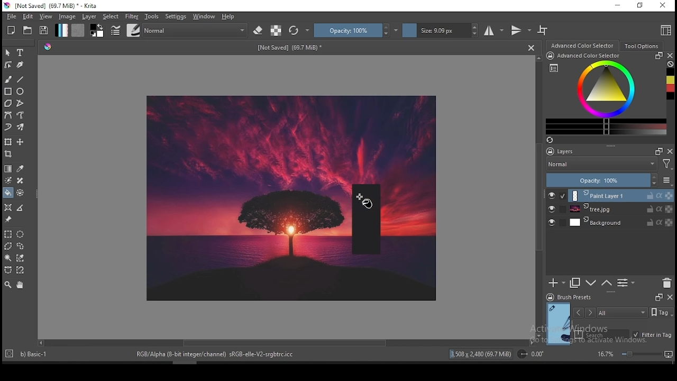 The width and height of the screenshot is (677, 381). I want to click on brush settings, so click(115, 30).